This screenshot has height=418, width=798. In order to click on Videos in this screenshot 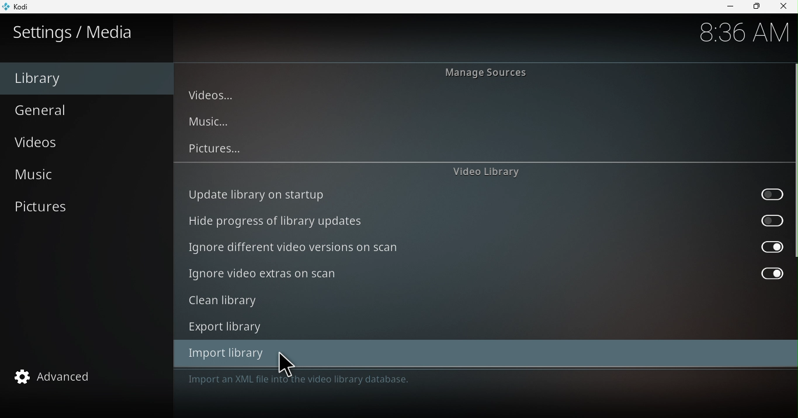, I will do `click(218, 97)`.